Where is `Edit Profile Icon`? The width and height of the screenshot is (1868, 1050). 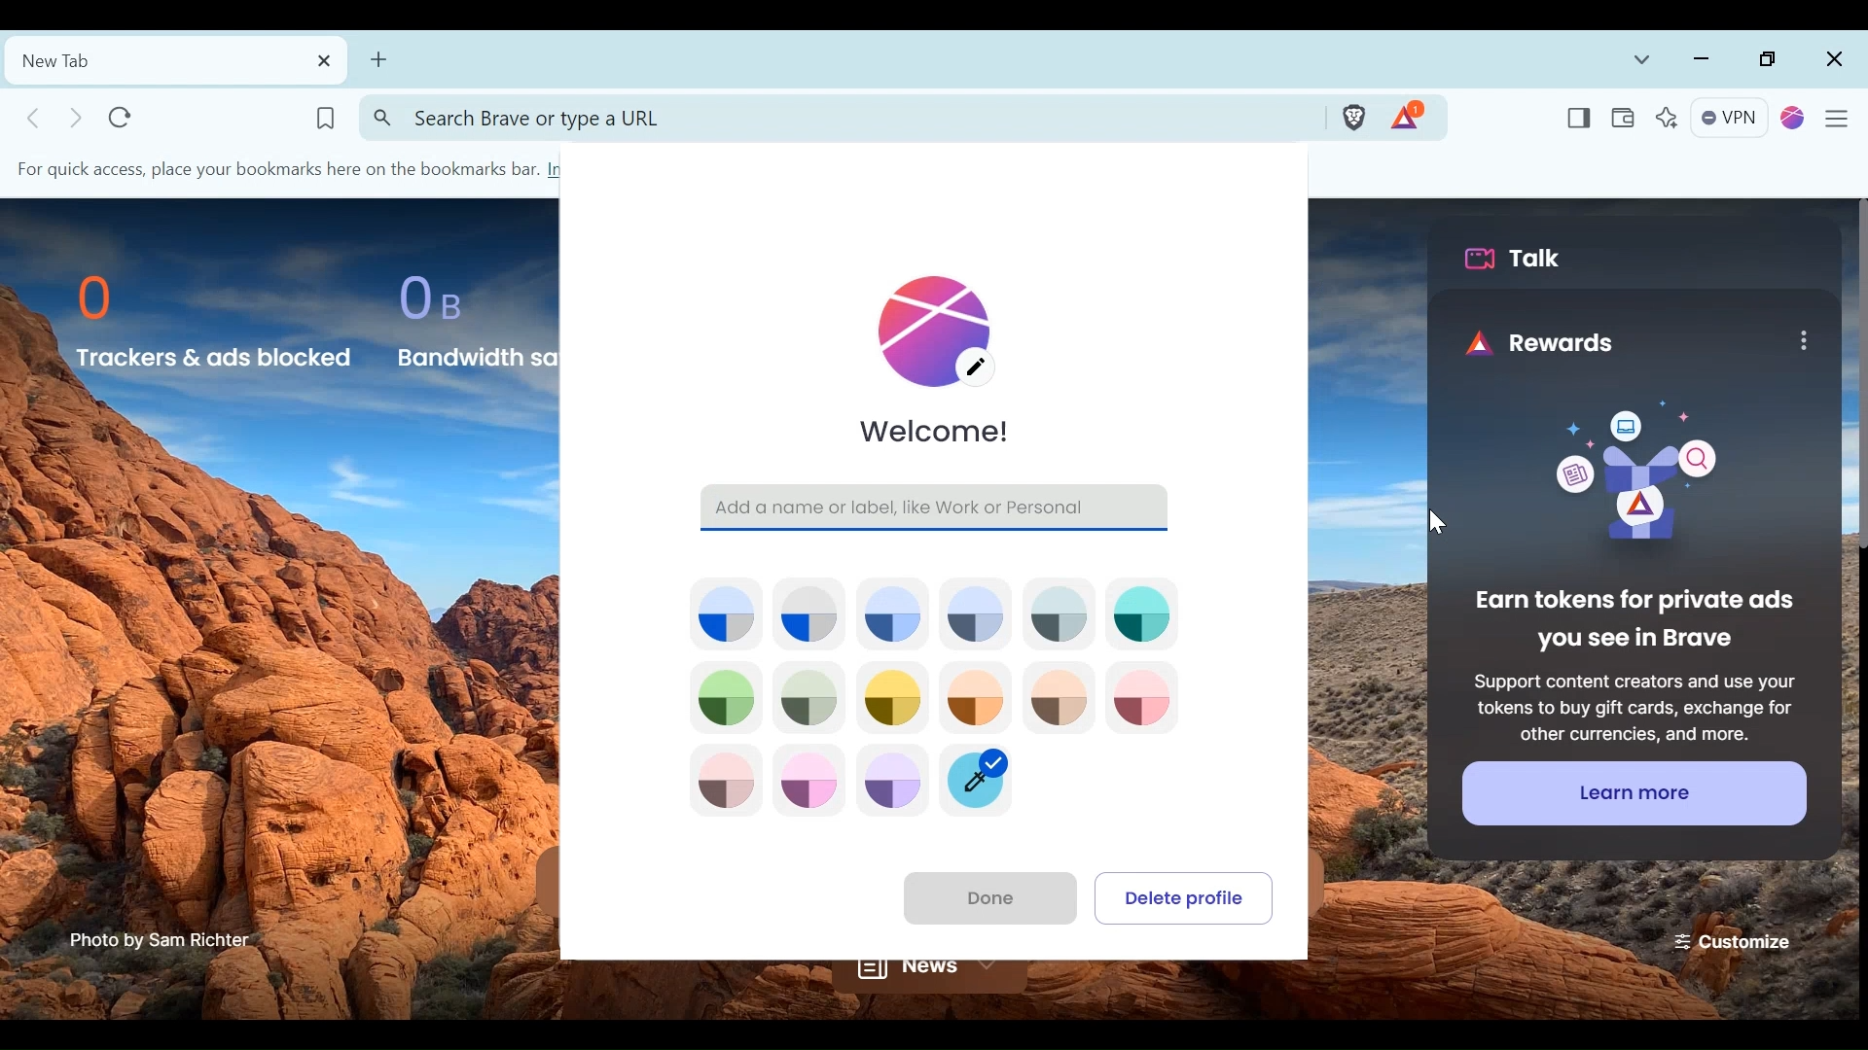 Edit Profile Icon is located at coordinates (943, 326).